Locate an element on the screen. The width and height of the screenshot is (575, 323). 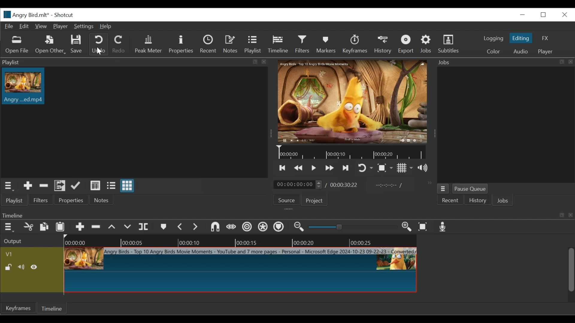
Recent is located at coordinates (450, 200).